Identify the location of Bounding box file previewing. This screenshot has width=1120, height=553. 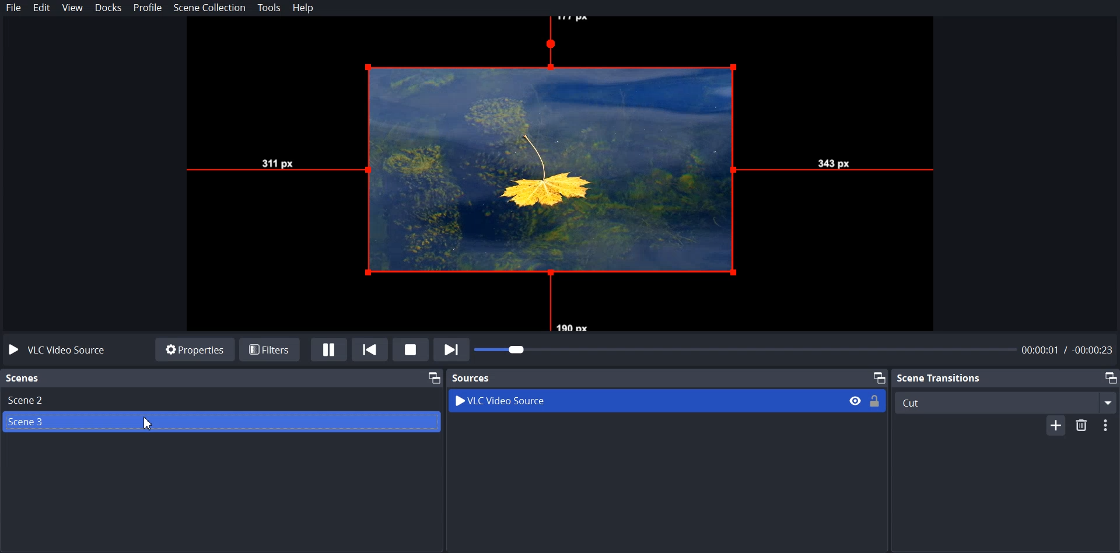
(560, 174).